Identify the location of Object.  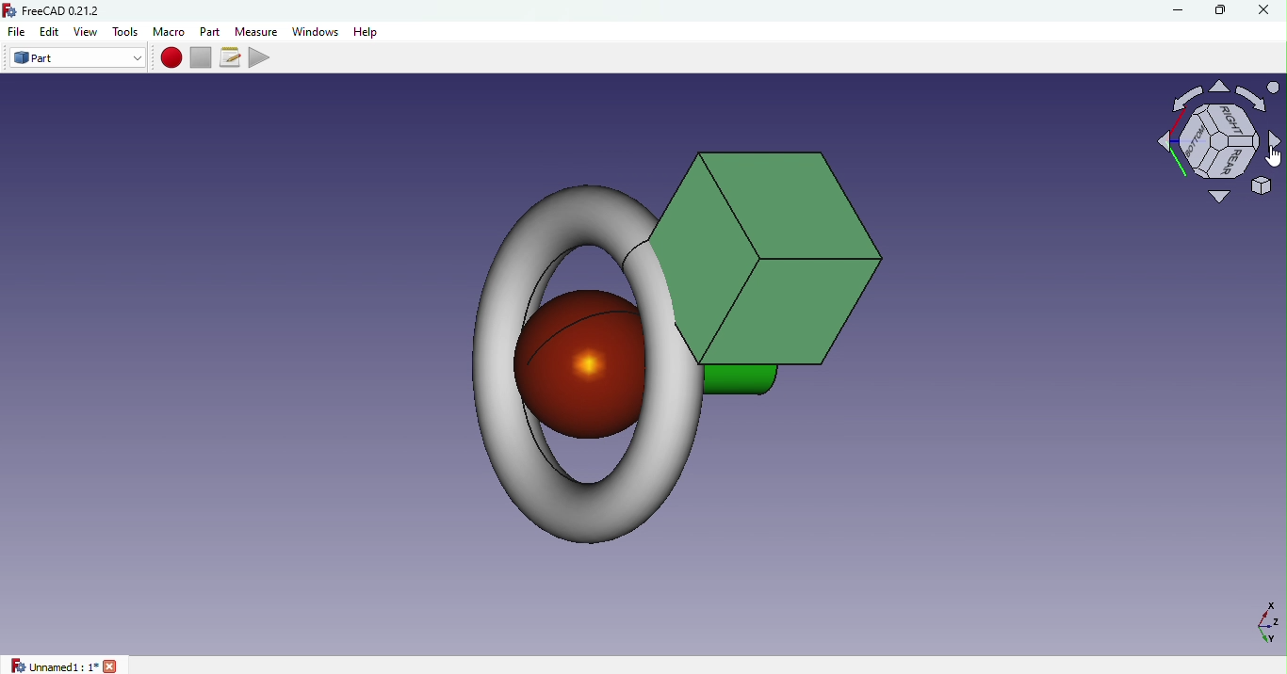
(671, 338).